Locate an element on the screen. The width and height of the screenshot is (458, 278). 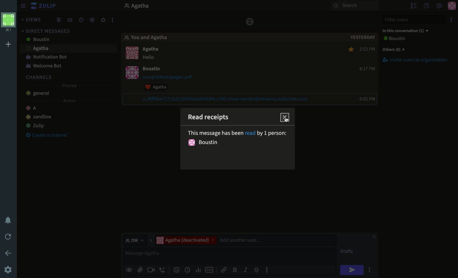
In this conversation is located at coordinates (405, 31).